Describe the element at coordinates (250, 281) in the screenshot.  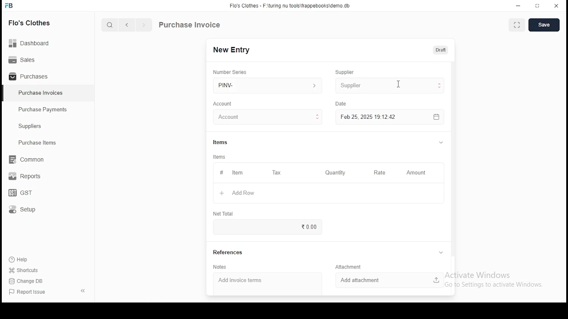
I see `add invoice items` at that location.